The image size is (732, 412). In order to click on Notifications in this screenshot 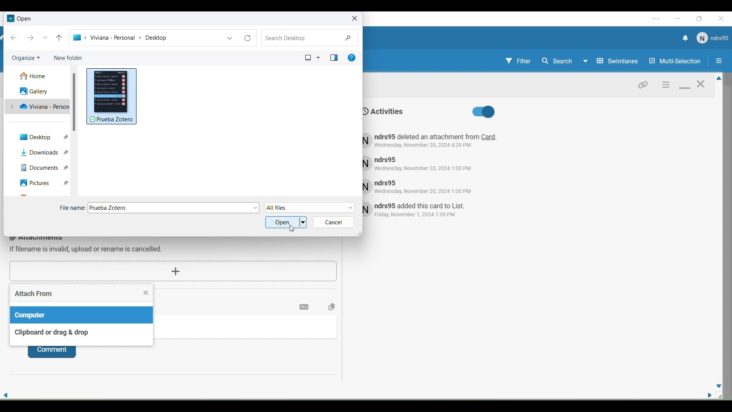, I will do `click(684, 39)`.